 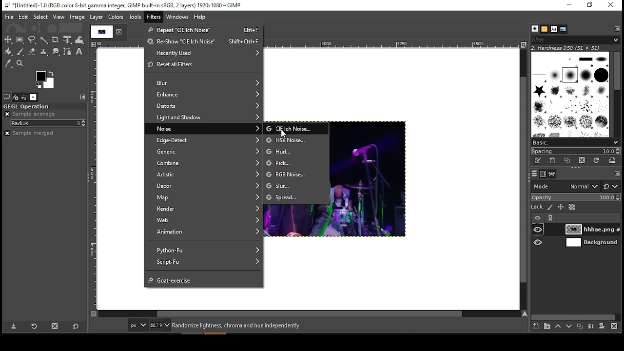 What do you see at coordinates (83, 97) in the screenshot?
I see `configure this tab` at bounding box center [83, 97].